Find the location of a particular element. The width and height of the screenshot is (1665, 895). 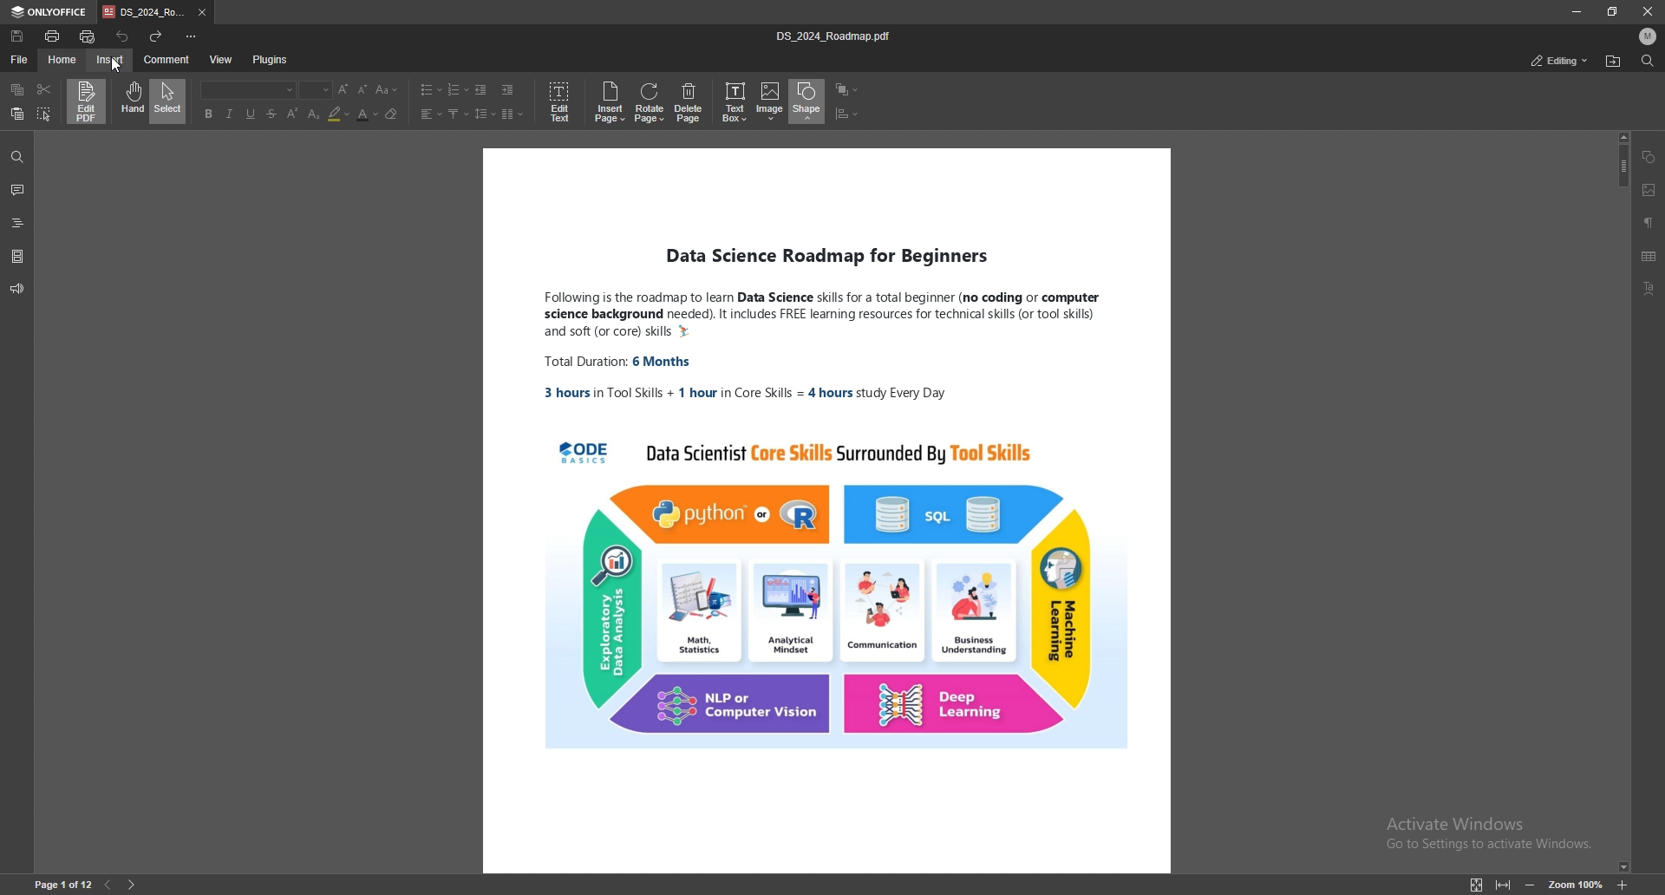

edit pdf is located at coordinates (88, 101).